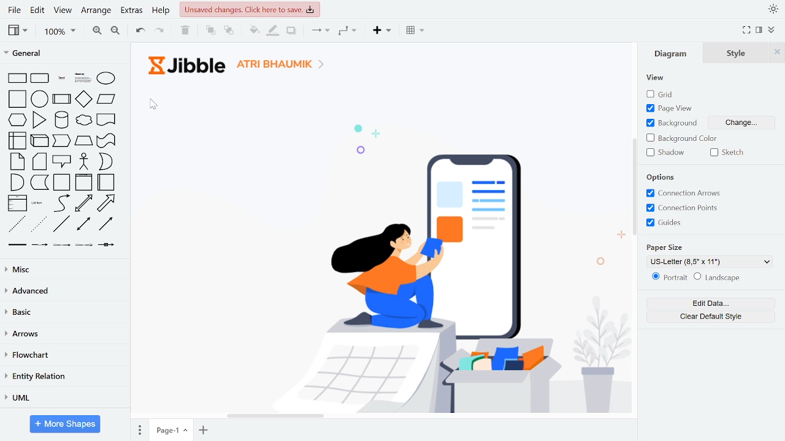 Image resolution: width=785 pixels, height=441 pixels. I want to click on shadow, so click(293, 31).